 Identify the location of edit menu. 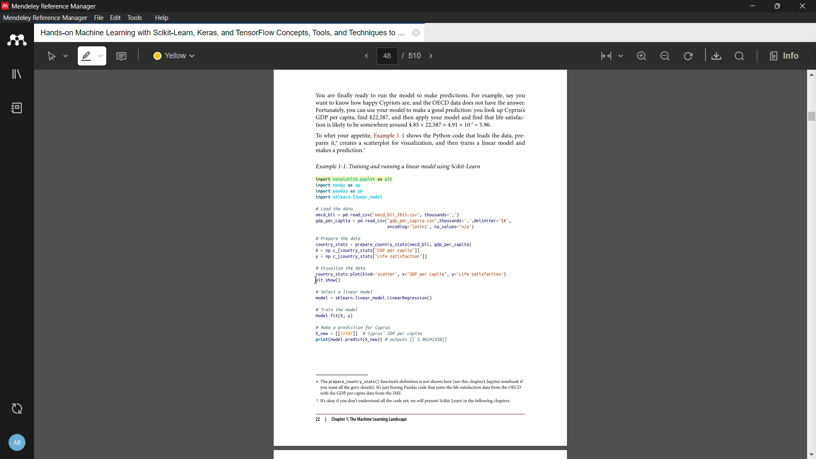
(116, 18).